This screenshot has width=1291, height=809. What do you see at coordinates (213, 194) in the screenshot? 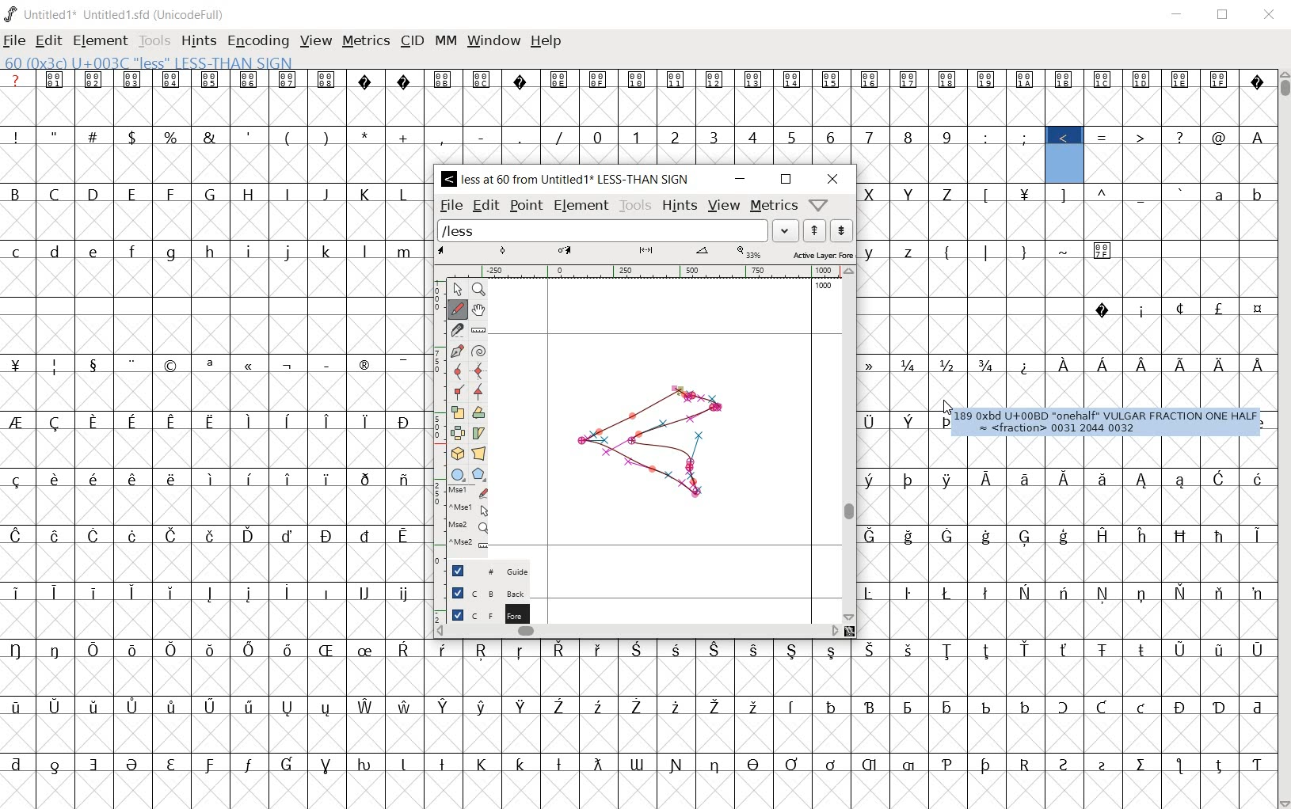
I see `Capilal letters B - Z` at bounding box center [213, 194].